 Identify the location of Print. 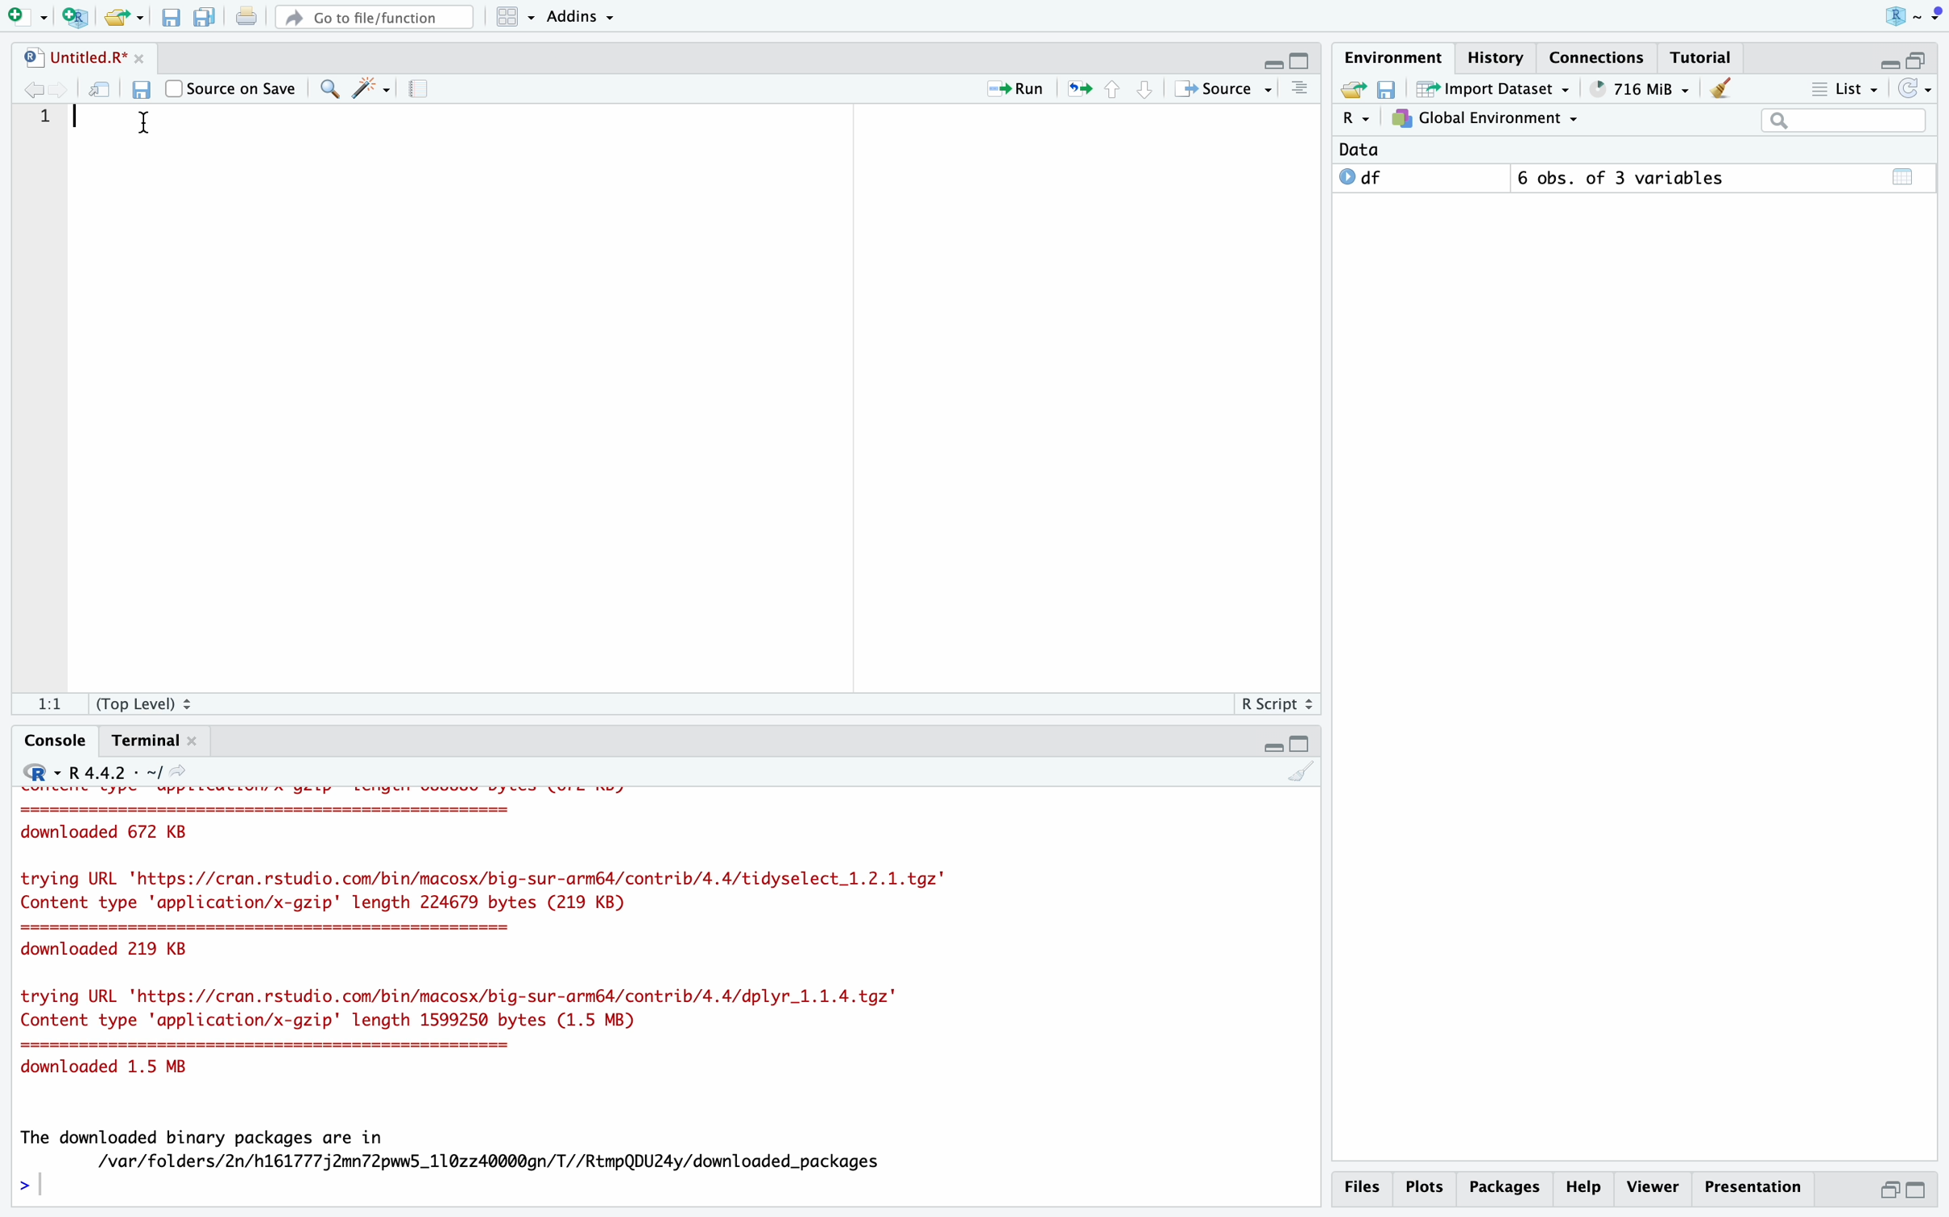
(247, 16).